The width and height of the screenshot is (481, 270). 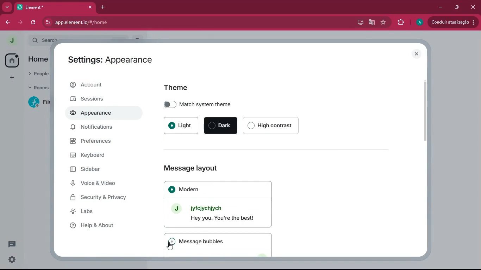 I want to click on rooms, so click(x=40, y=87).